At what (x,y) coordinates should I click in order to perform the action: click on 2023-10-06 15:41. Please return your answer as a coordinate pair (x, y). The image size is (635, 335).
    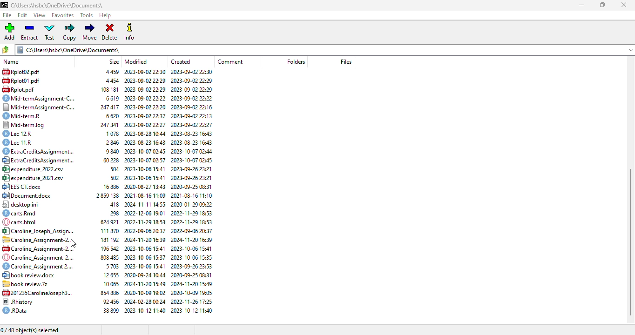
    Looking at the image, I should click on (146, 178).